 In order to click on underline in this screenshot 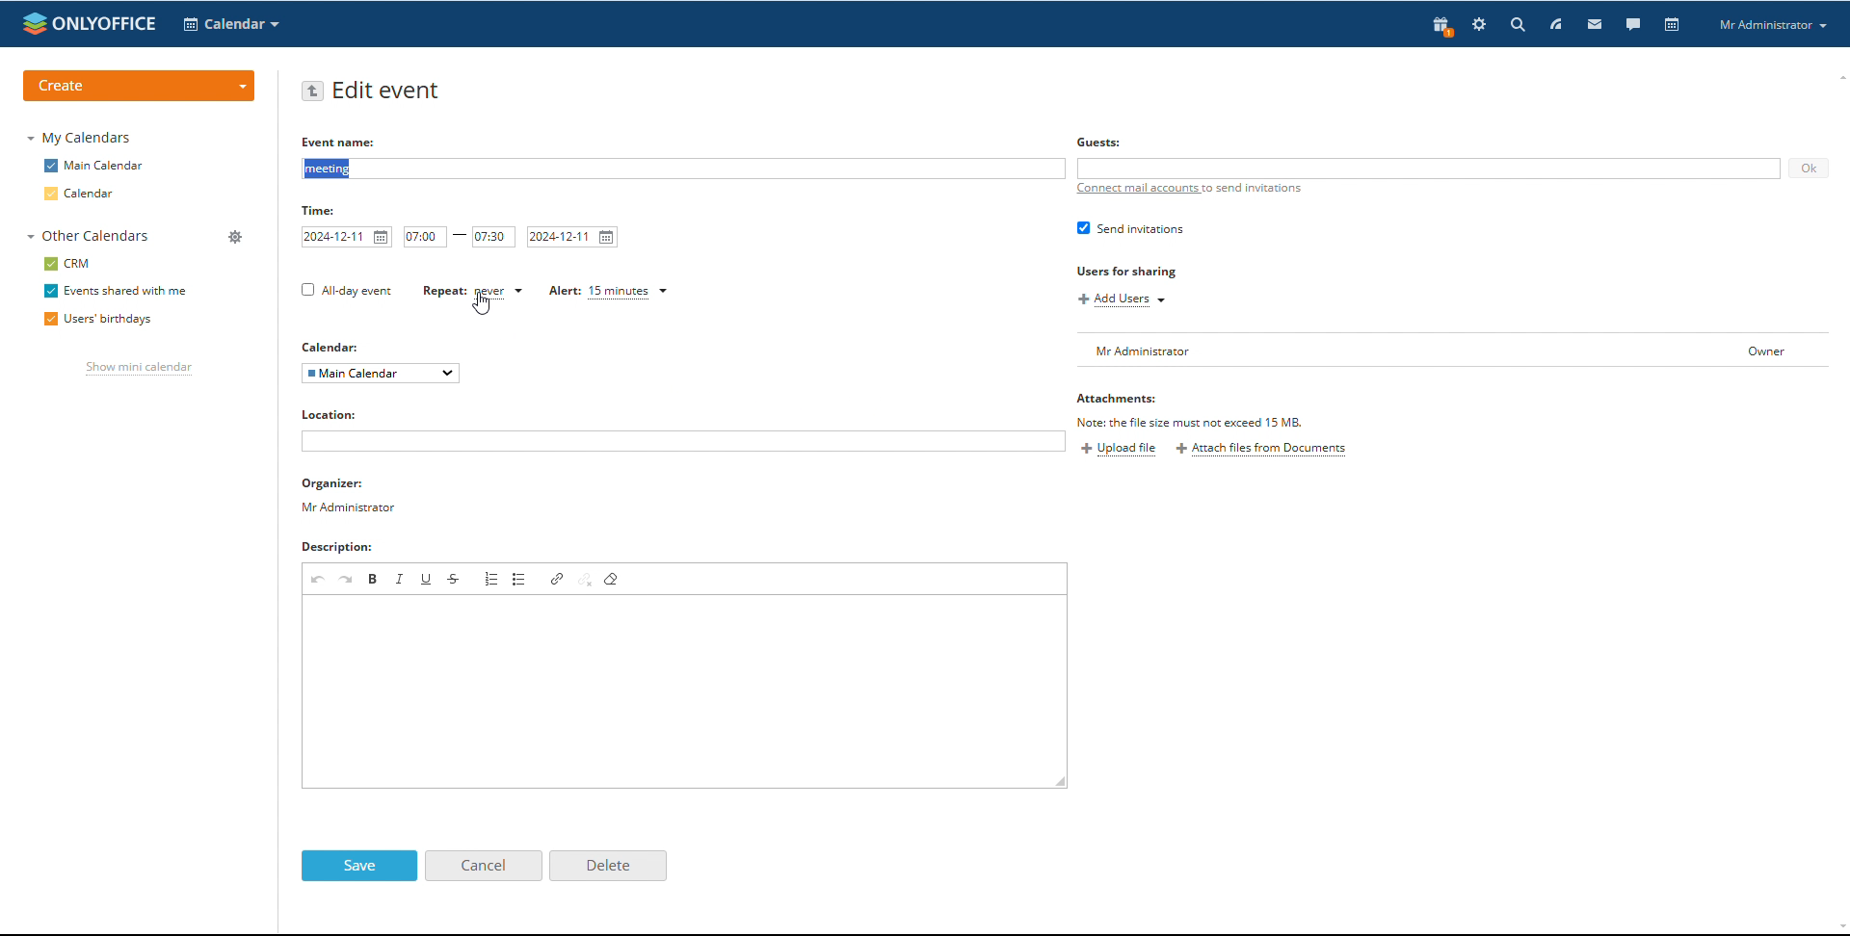, I will do `click(427, 579)`.